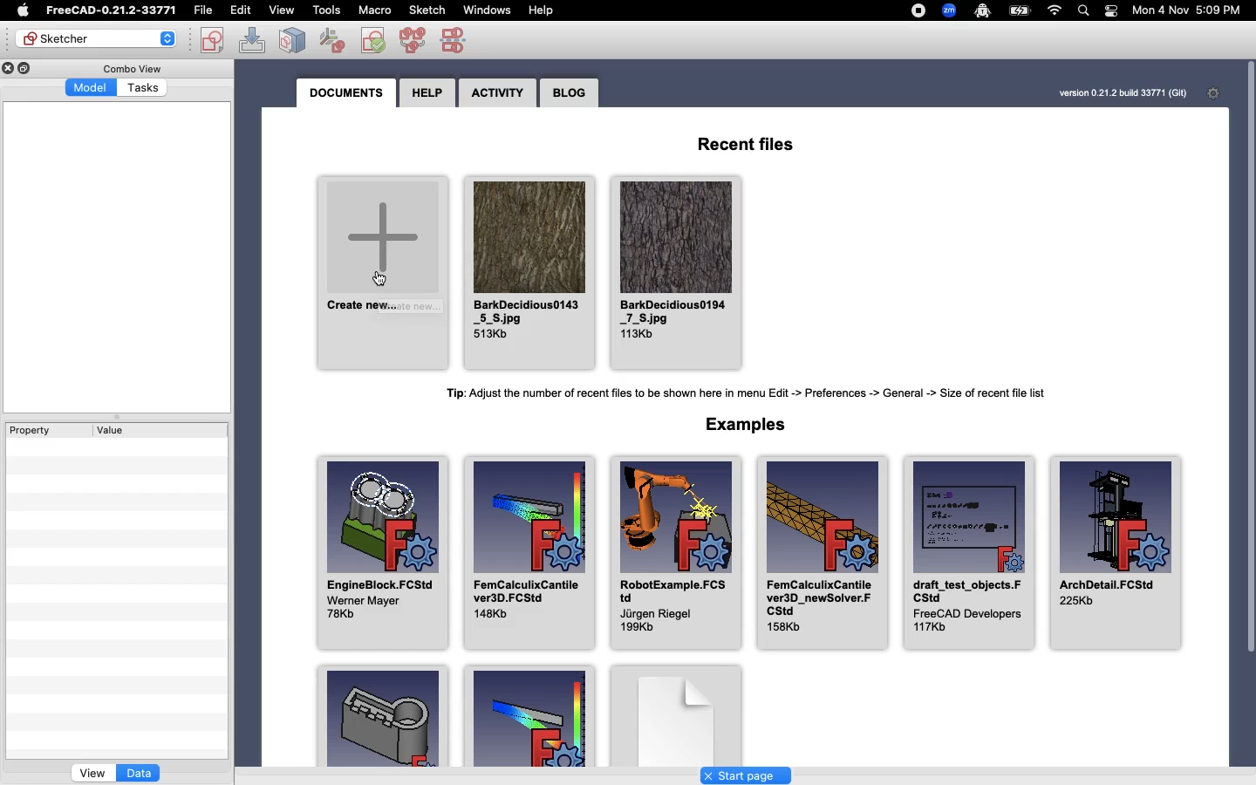 The image size is (1256, 785). What do you see at coordinates (532, 554) in the screenshot?
I see `FemCalculixCantile ver3D.FCStd 148Kb` at bounding box center [532, 554].